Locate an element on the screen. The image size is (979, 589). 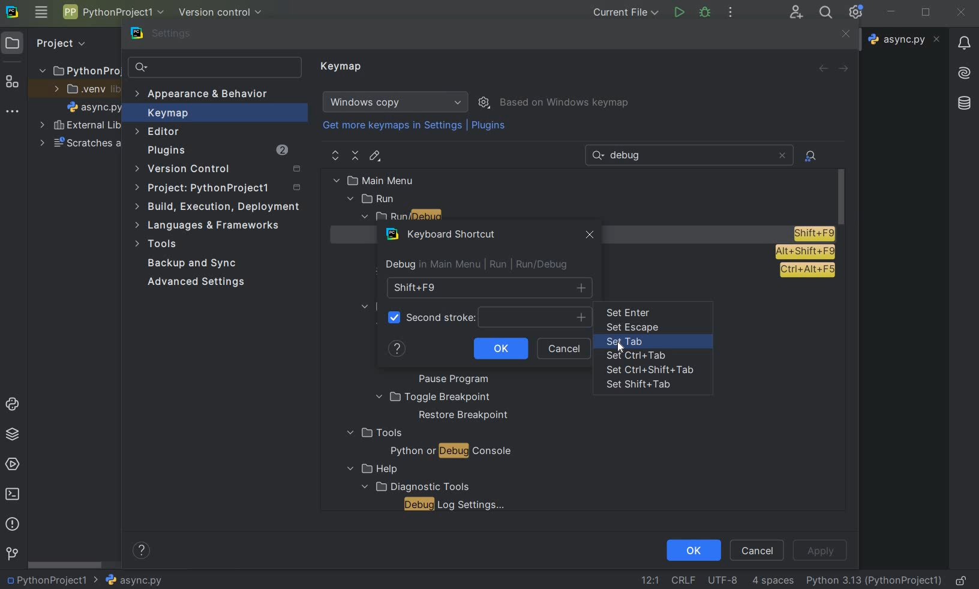
diagnostic tools is located at coordinates (414, 486).